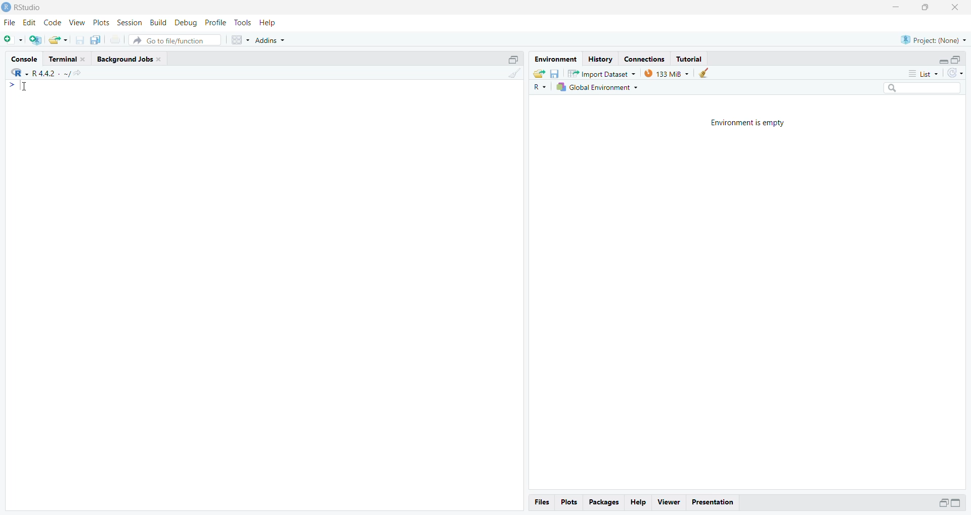  I want to click on R+ XK ~R4sl- ~/, so click(47, 73).